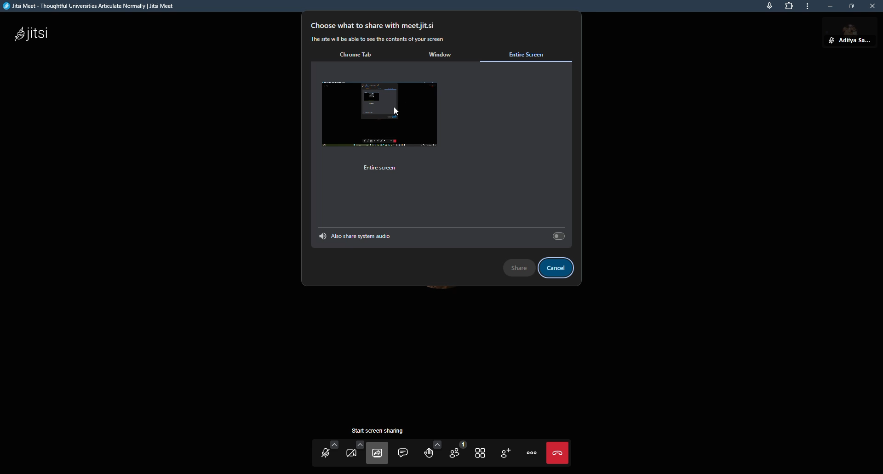 This screenshot has height=474, width=883. Describe the element at coordinates (430, 452) in the screenshot. I see `raise hand` at that location.